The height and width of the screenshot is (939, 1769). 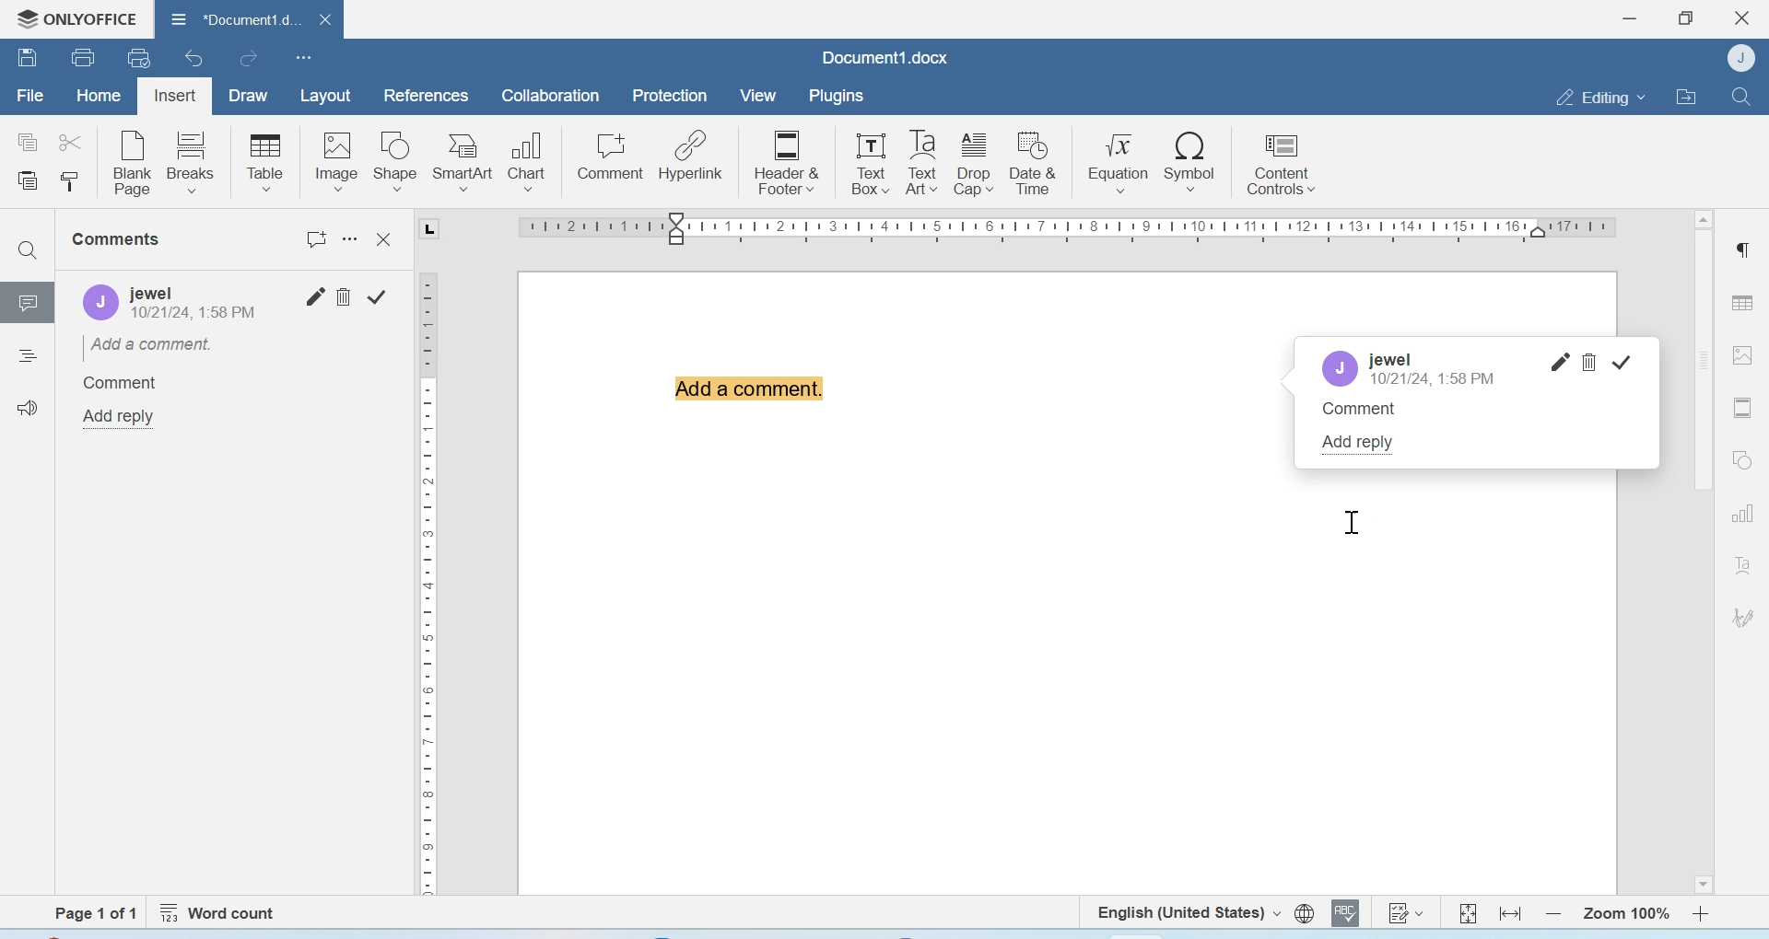 What do you see at coordinates (230, 17) in the screenshot?
I see `Document1.docx` at bounding box center [230, 17].